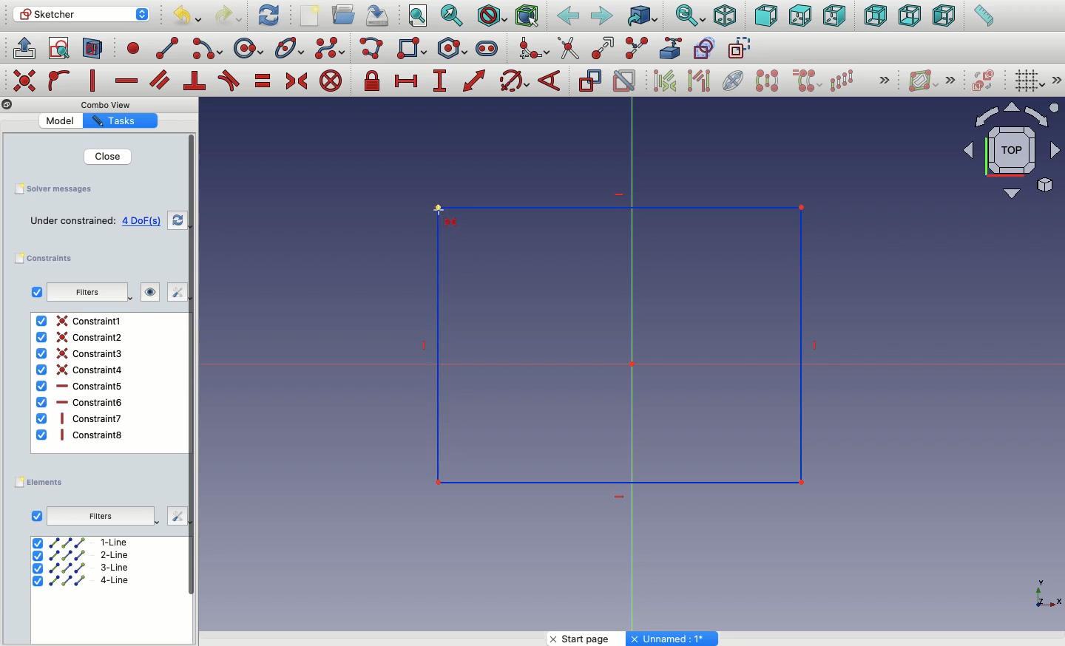 The image size is (1065, 646). I want to click on visibility , so click(147, 292).